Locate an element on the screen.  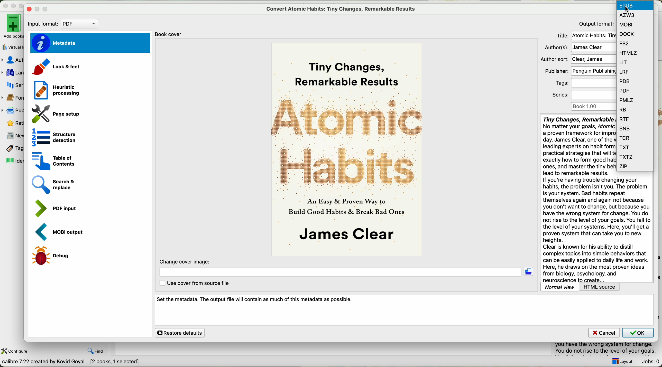
LRF is located at coordinates (635, 72).